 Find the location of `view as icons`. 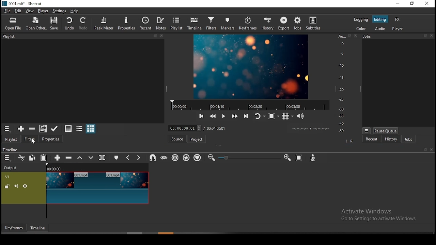

view as icons is located at coordinates (91, 129).